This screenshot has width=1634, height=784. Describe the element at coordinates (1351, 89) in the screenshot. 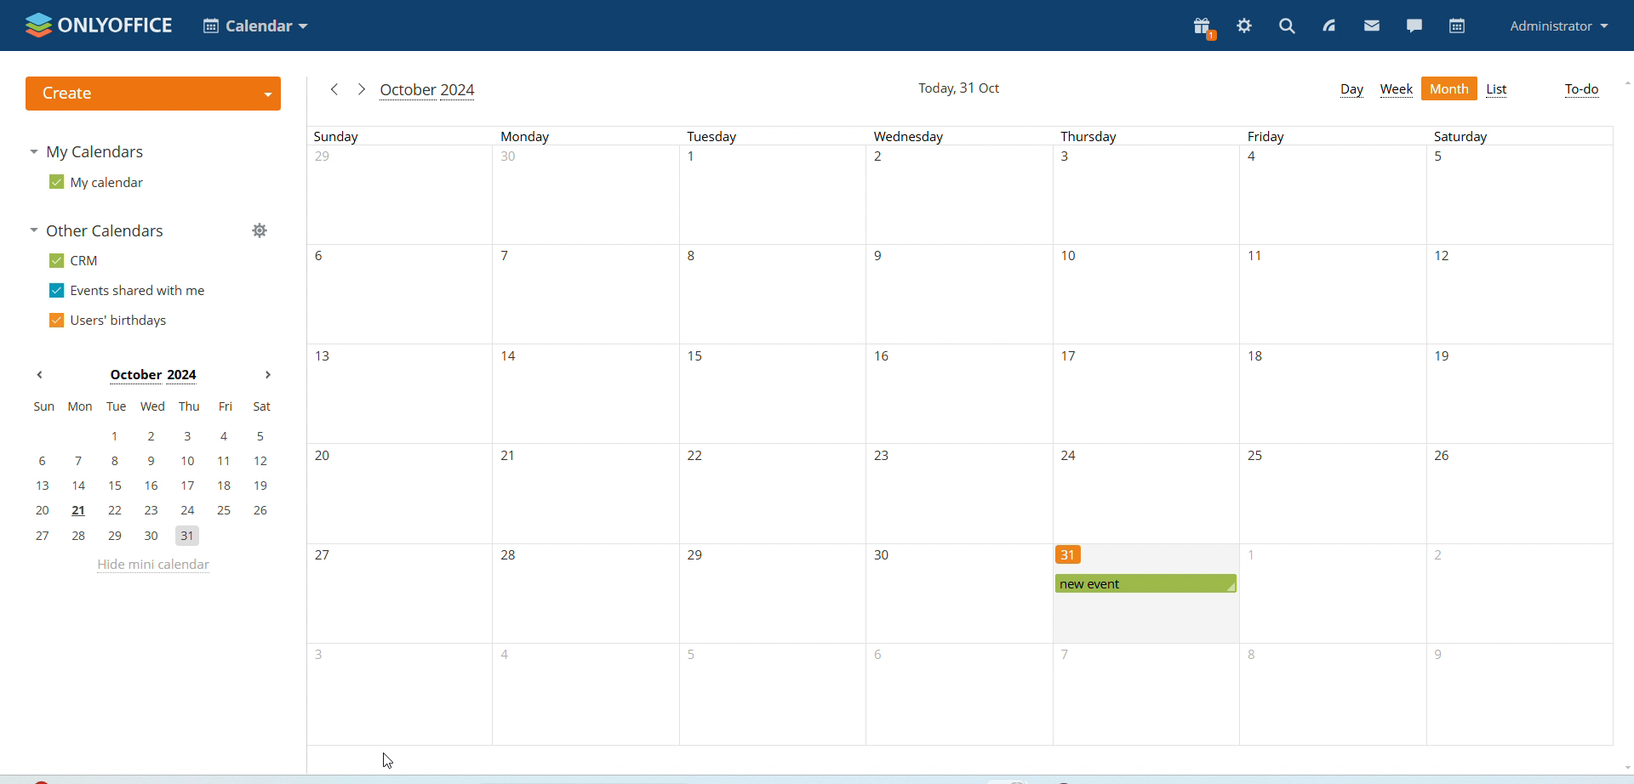

I see `day view` at that location.